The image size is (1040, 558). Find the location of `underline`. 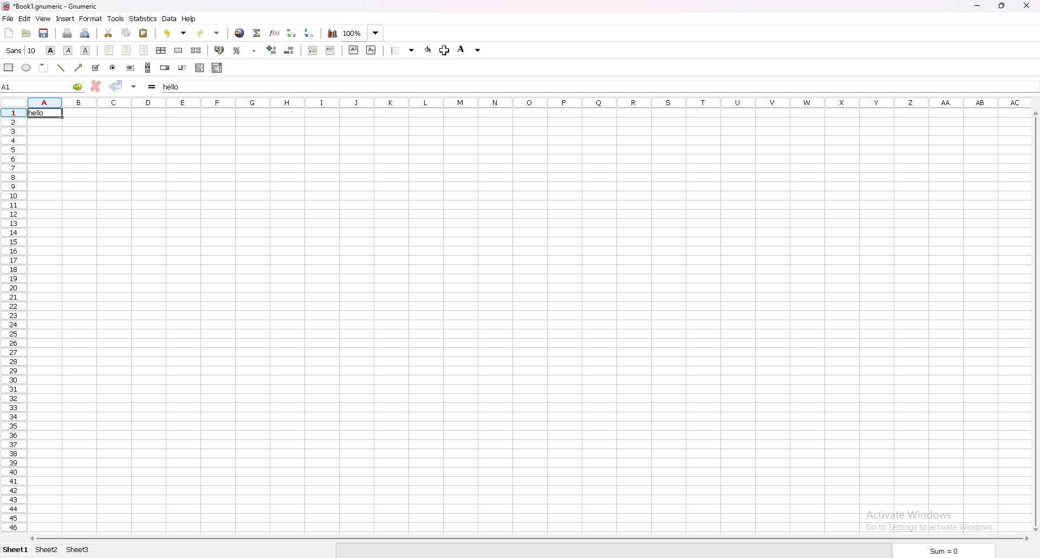

underline is located at coordinates (86, 50).